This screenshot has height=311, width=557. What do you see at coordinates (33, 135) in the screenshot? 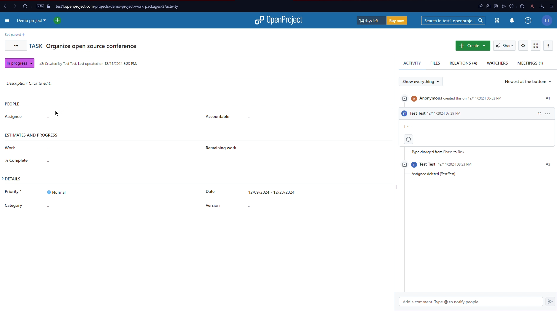
I see `Estimates and progress` at bounding box center [33, 135].